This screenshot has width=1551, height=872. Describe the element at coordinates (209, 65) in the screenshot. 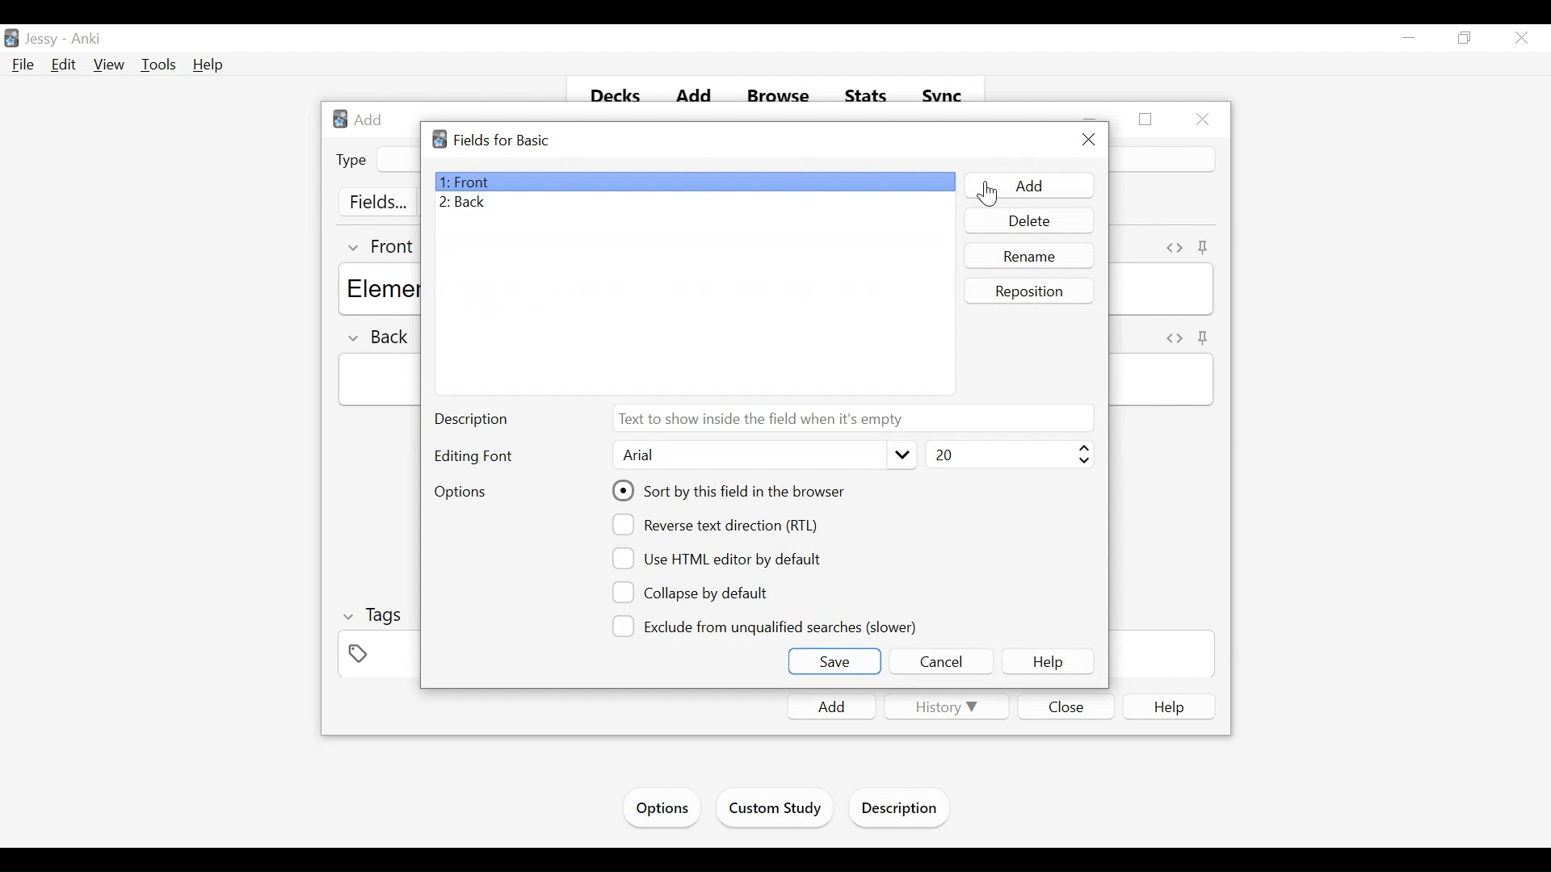

I see `Help` at that location.